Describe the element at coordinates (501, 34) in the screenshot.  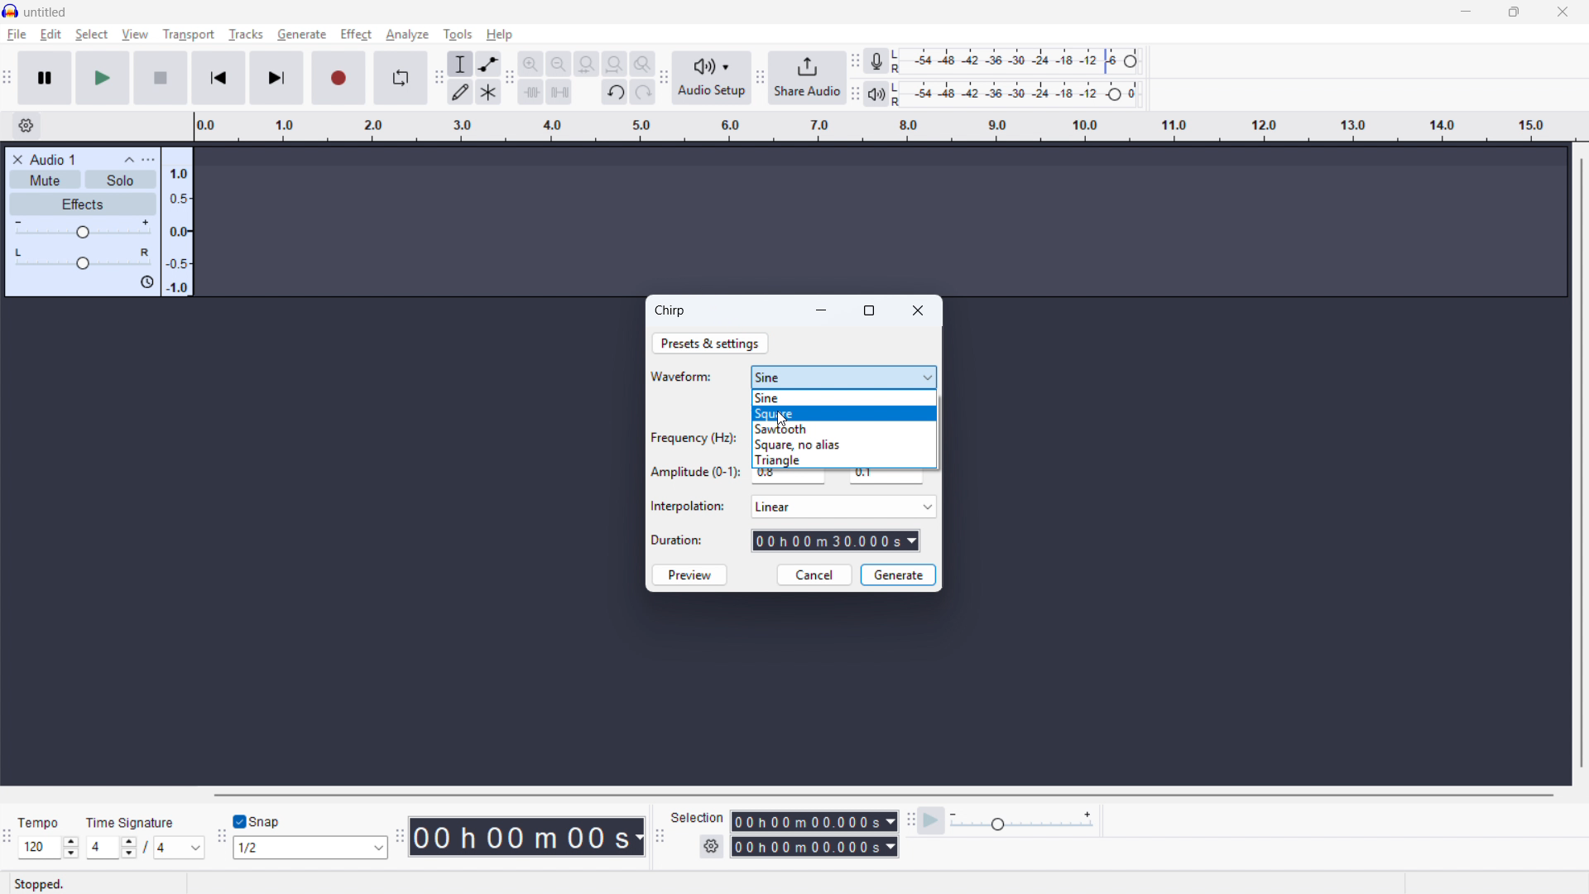
I see `help ` at that location.